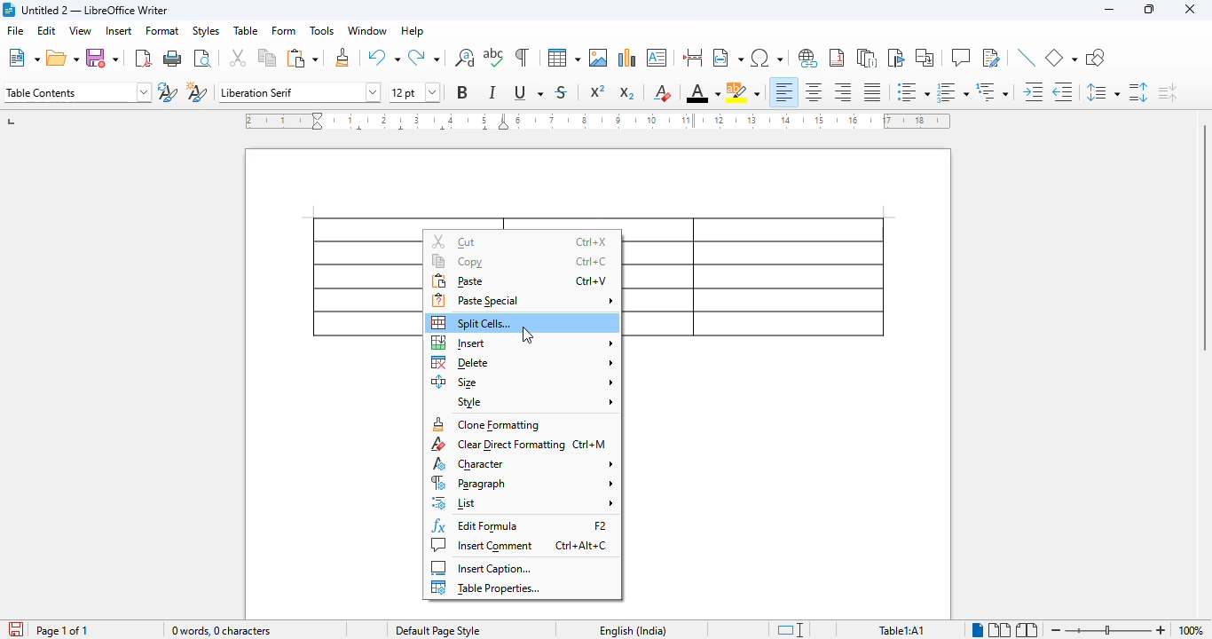  What do you see at coordinates (492, 92) in the screenshot?
I see `italic` at bounding box center [492, 92].